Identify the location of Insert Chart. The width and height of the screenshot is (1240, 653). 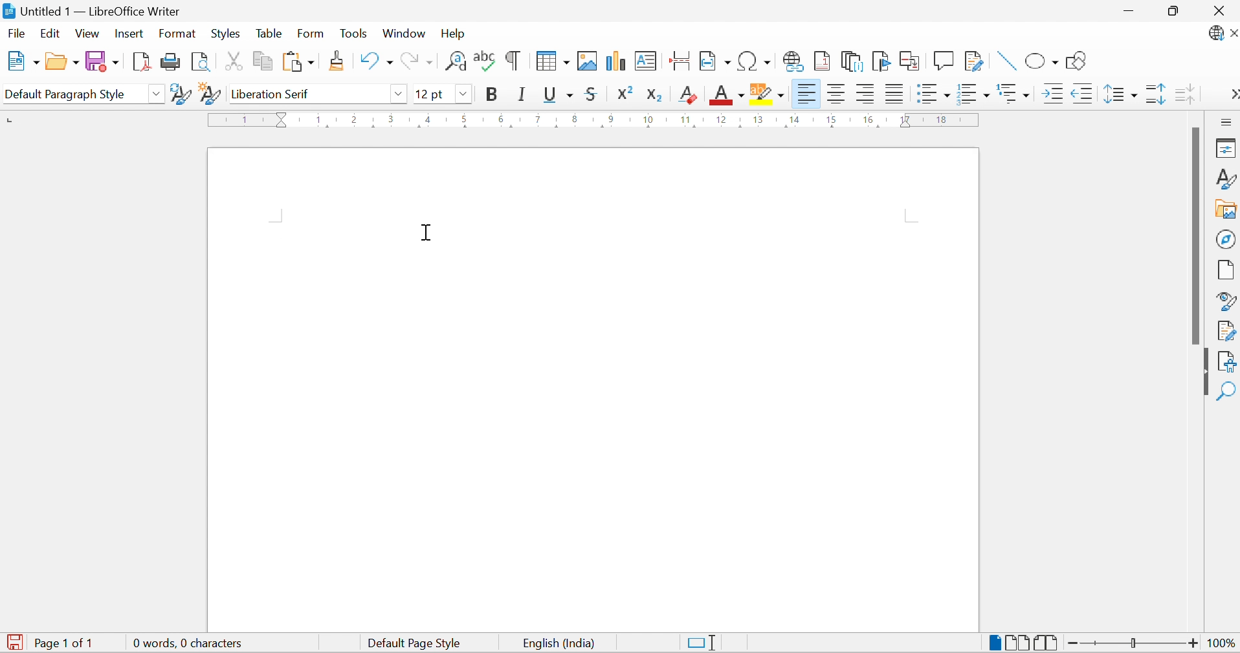
(615, 61).